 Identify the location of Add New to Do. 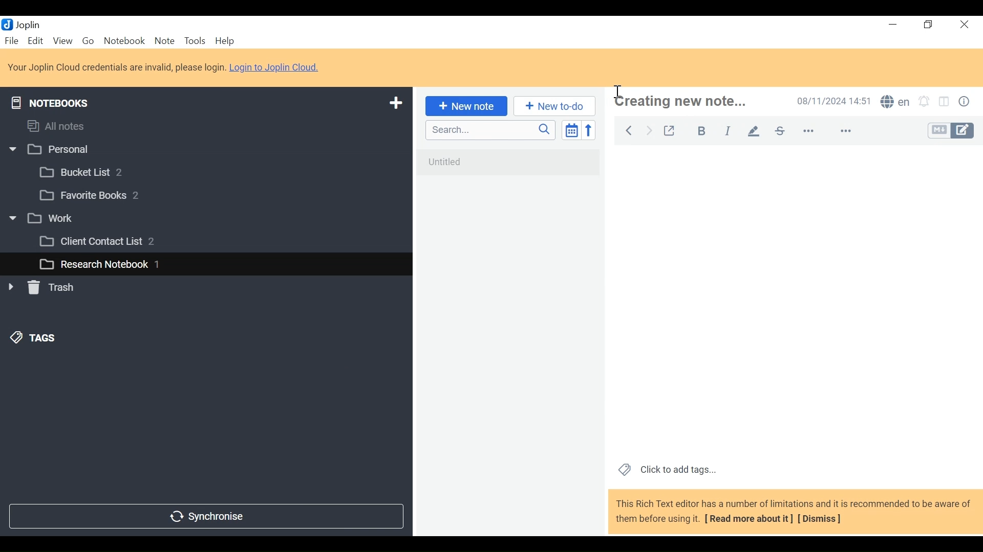
(554, 106).